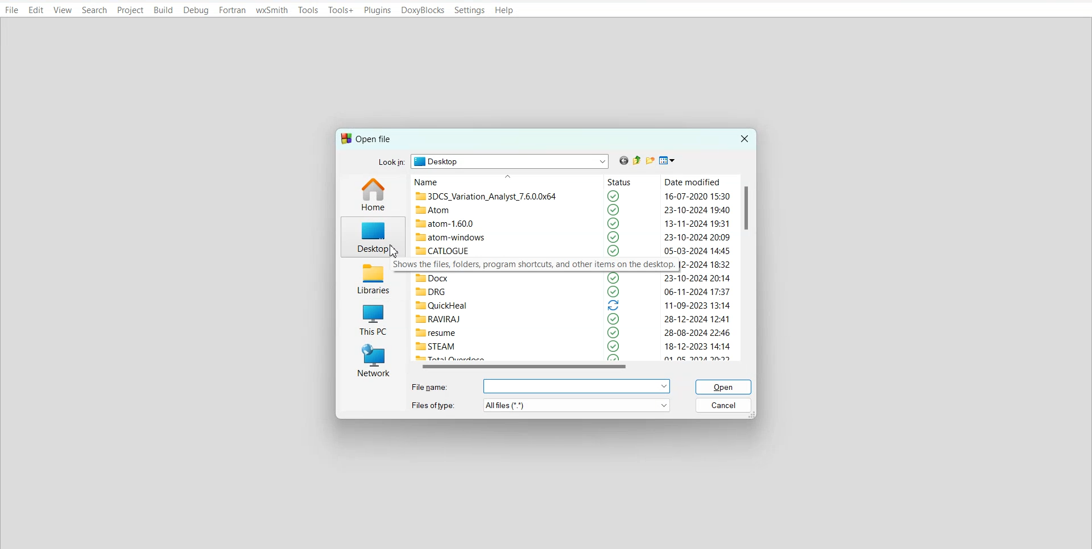 This screenshot has width=1092, height=549. I want to click on selected logo, so click(614, 292).